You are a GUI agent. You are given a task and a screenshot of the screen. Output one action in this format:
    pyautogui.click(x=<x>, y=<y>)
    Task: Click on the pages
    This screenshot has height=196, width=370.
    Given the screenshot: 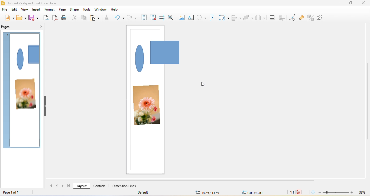 What is the action you would take?
    pyautogui.click(x=9, y=26)
    